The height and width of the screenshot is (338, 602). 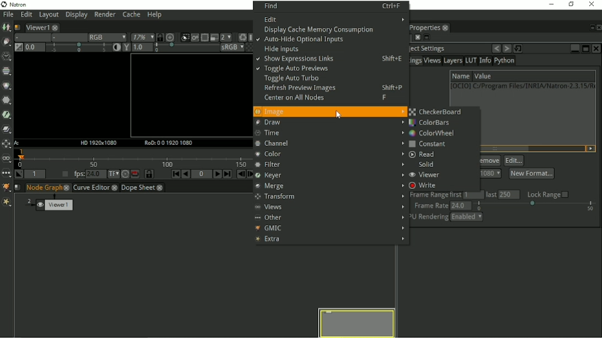 I want to click on Switch between neutral 1.0 gain f stop and the previous setting, so click(x=18, y=48).